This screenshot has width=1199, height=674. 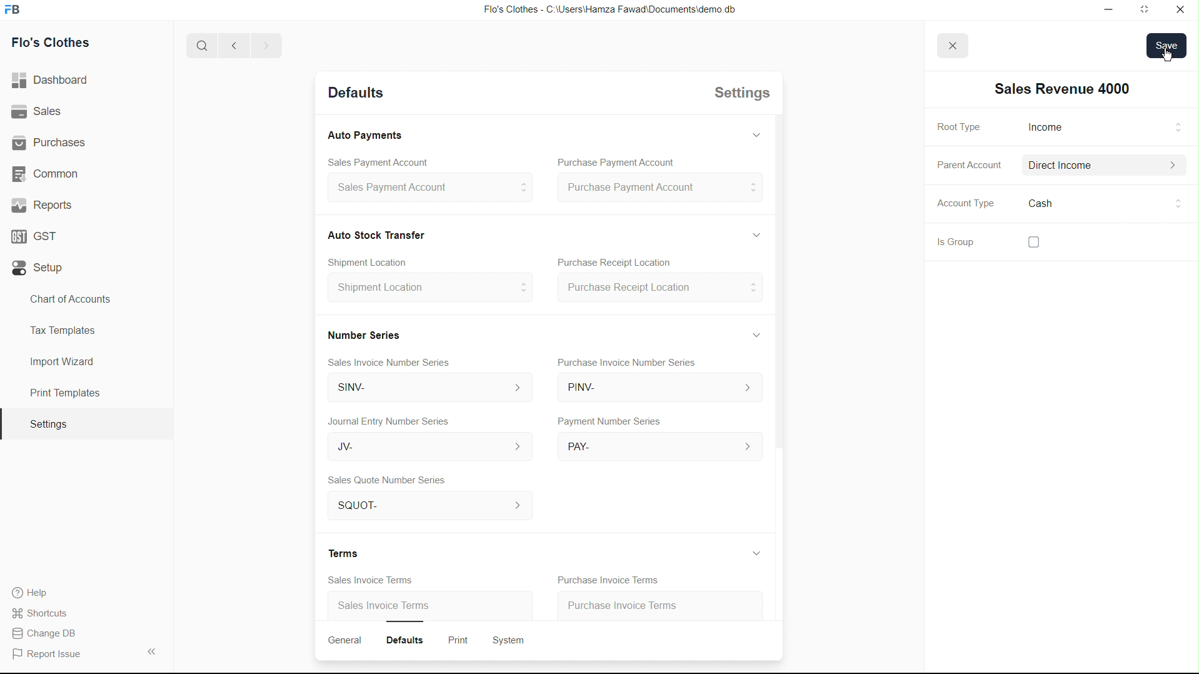 What do you see at coordinates (54, 81) in the screenshot?
I see `Dashboard` at bounding box center [54, 81].